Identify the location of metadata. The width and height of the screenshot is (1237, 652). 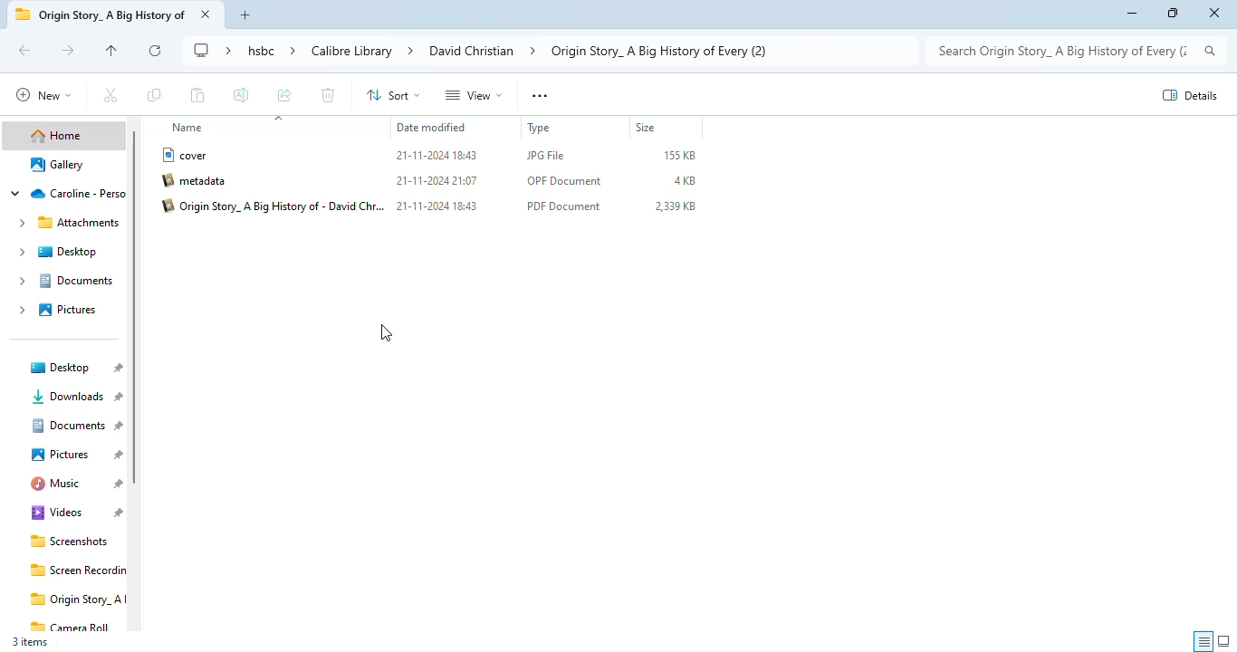
(197, 181).